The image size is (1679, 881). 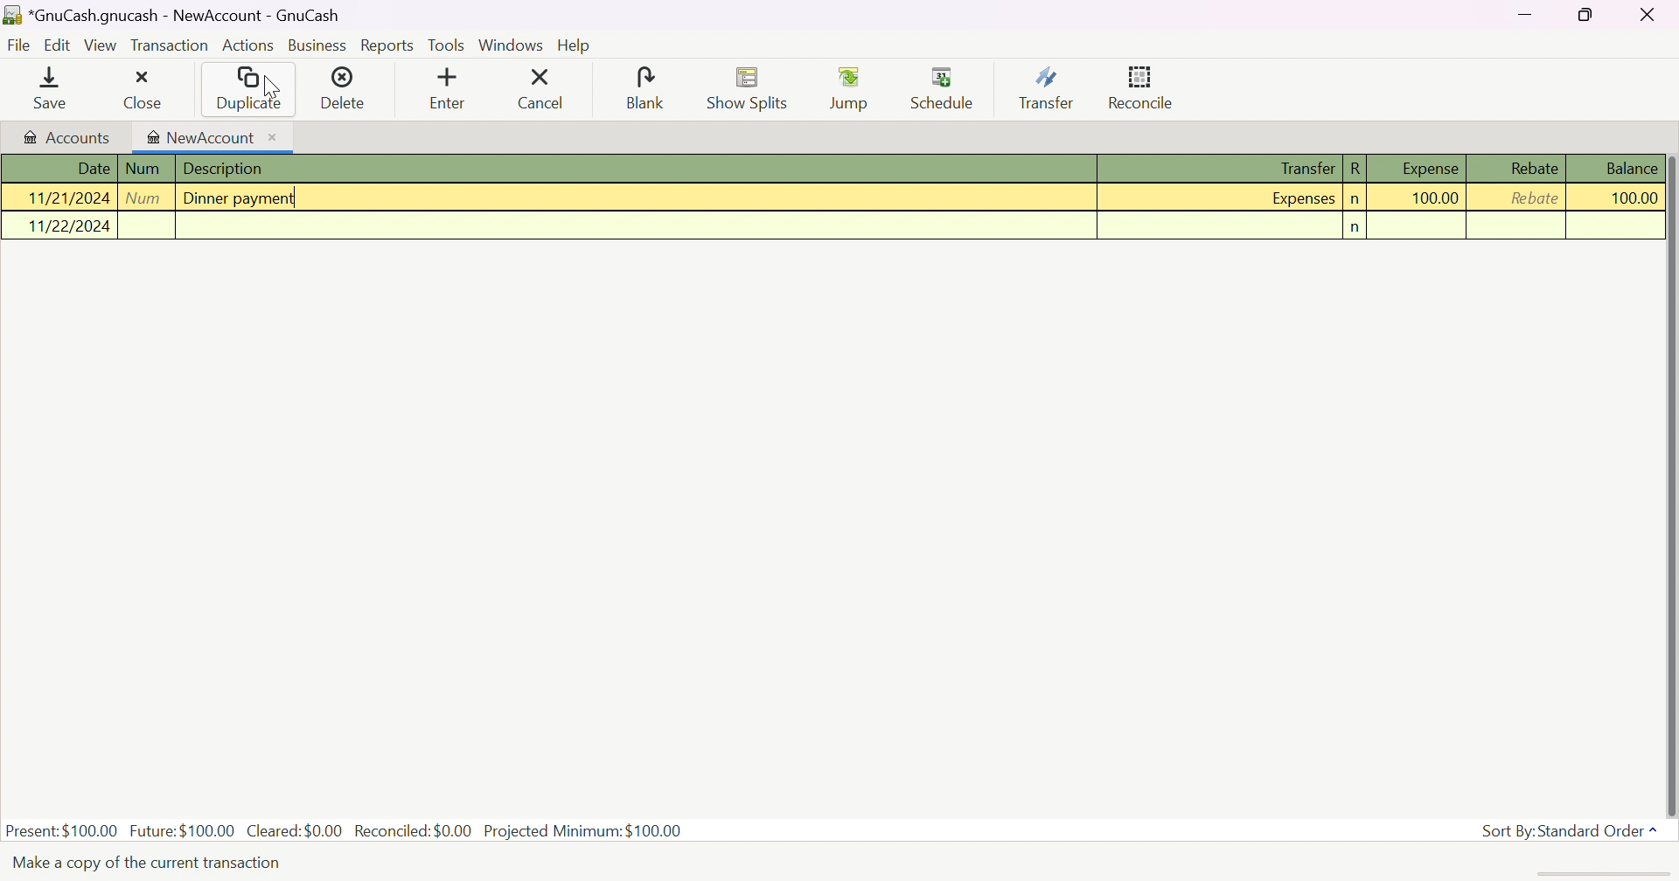 What do you see at coordinates (185, 829) in the screenshot?
I see `Future: $0.00` at bounding box center [185, 829].